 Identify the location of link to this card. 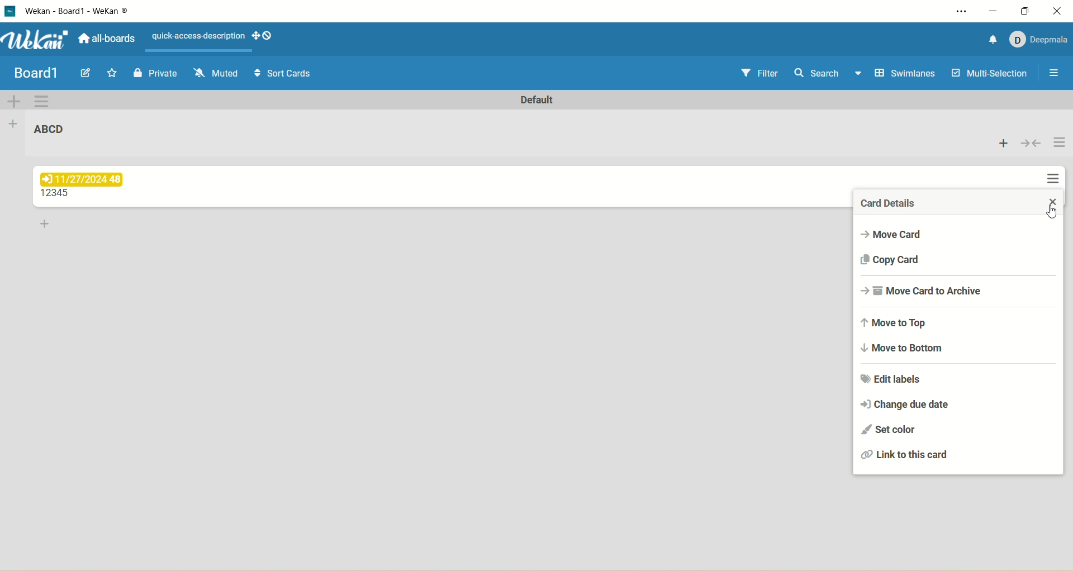
(905, 455).